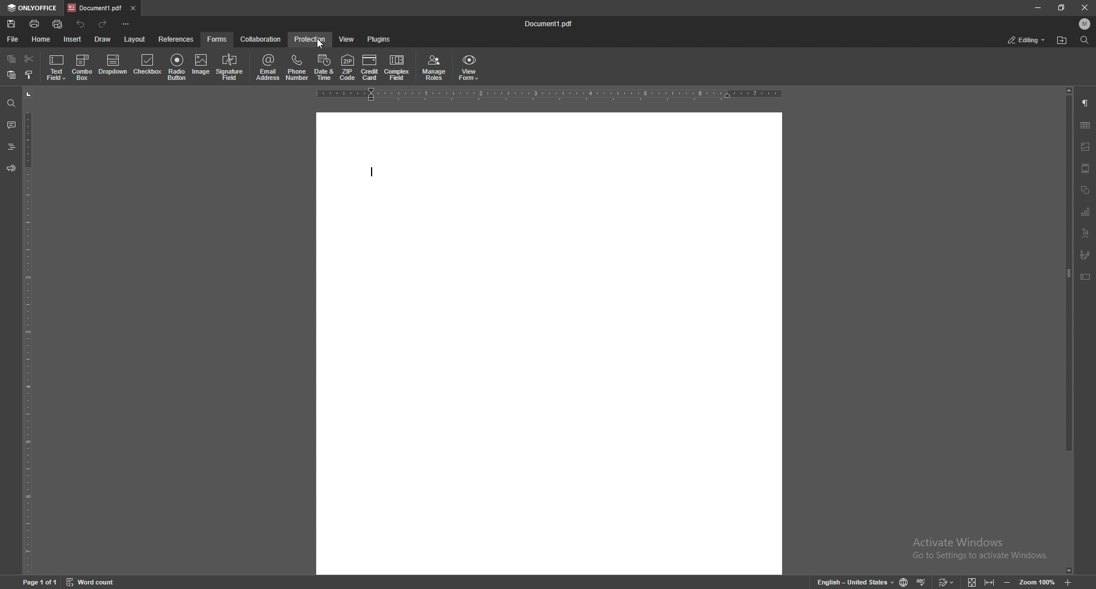 This screenshot has width=1096, height=589. I want to click on change text language, so click(856, 581).